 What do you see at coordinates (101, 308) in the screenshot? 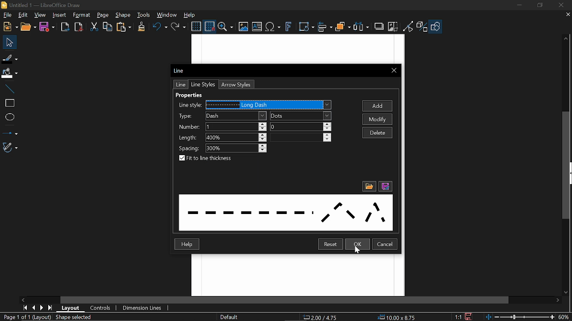
I see `Controls` at bounding box center [101, 308].